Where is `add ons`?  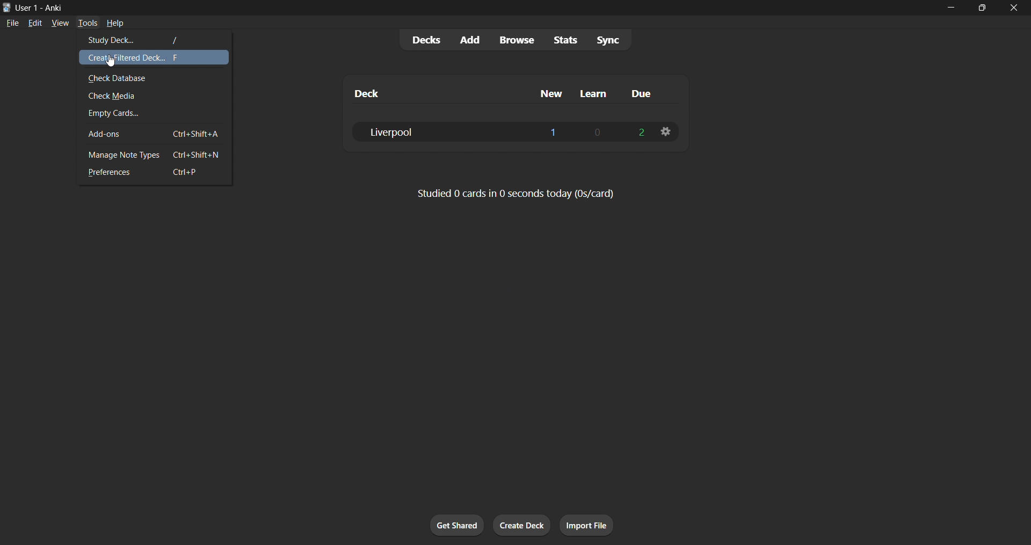 add ons is located at coordinates (154, 134).